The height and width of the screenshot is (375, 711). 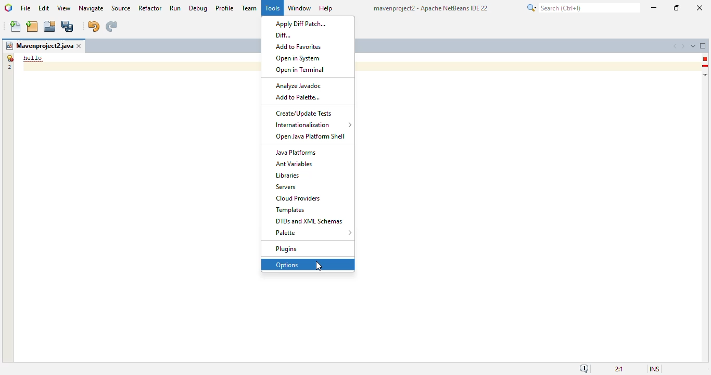 What do you see at coordinates (33, 58) in the screenshot?
I see `demo text` at bounding box center [33, 58].